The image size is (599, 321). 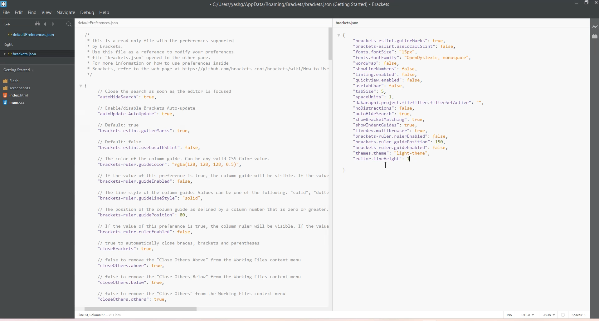 I want to click on Find in Files, so click(x=70, y=24).